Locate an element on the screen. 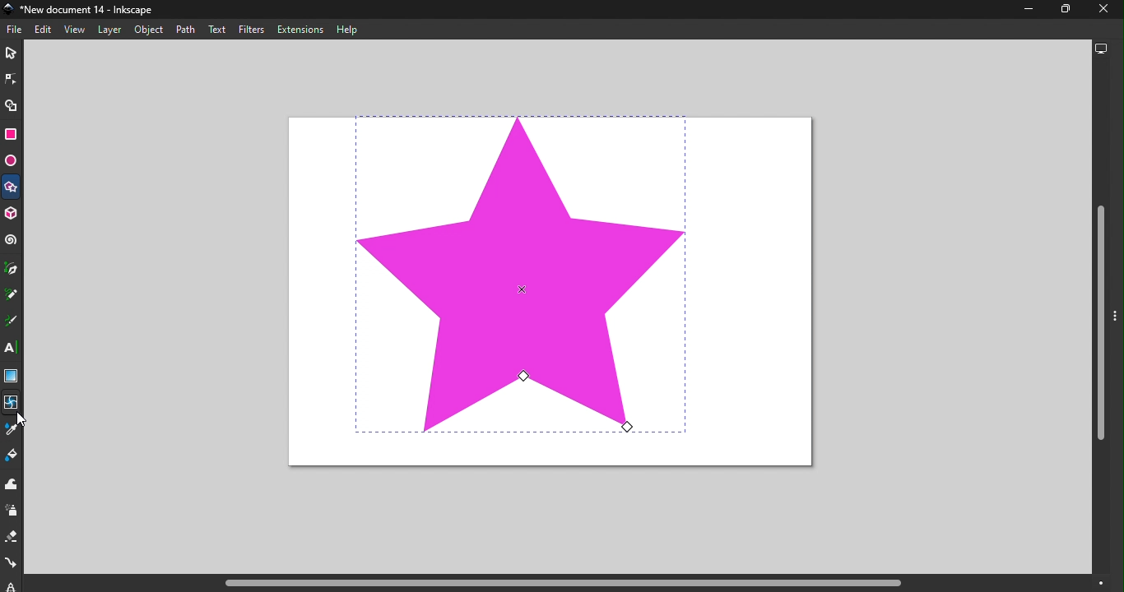 The height and width of the screenshot is (592, 1124). Display options is located at coordinates (1103, 49).